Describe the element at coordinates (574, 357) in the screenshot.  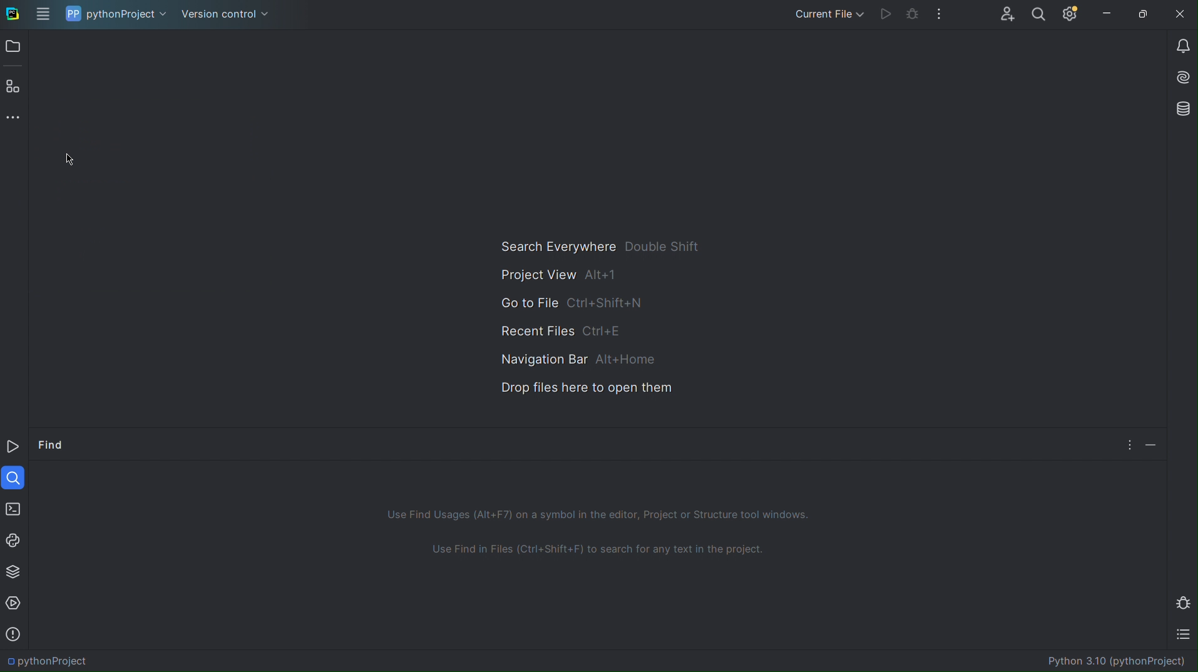
I see `Navigation Bar` at that location.